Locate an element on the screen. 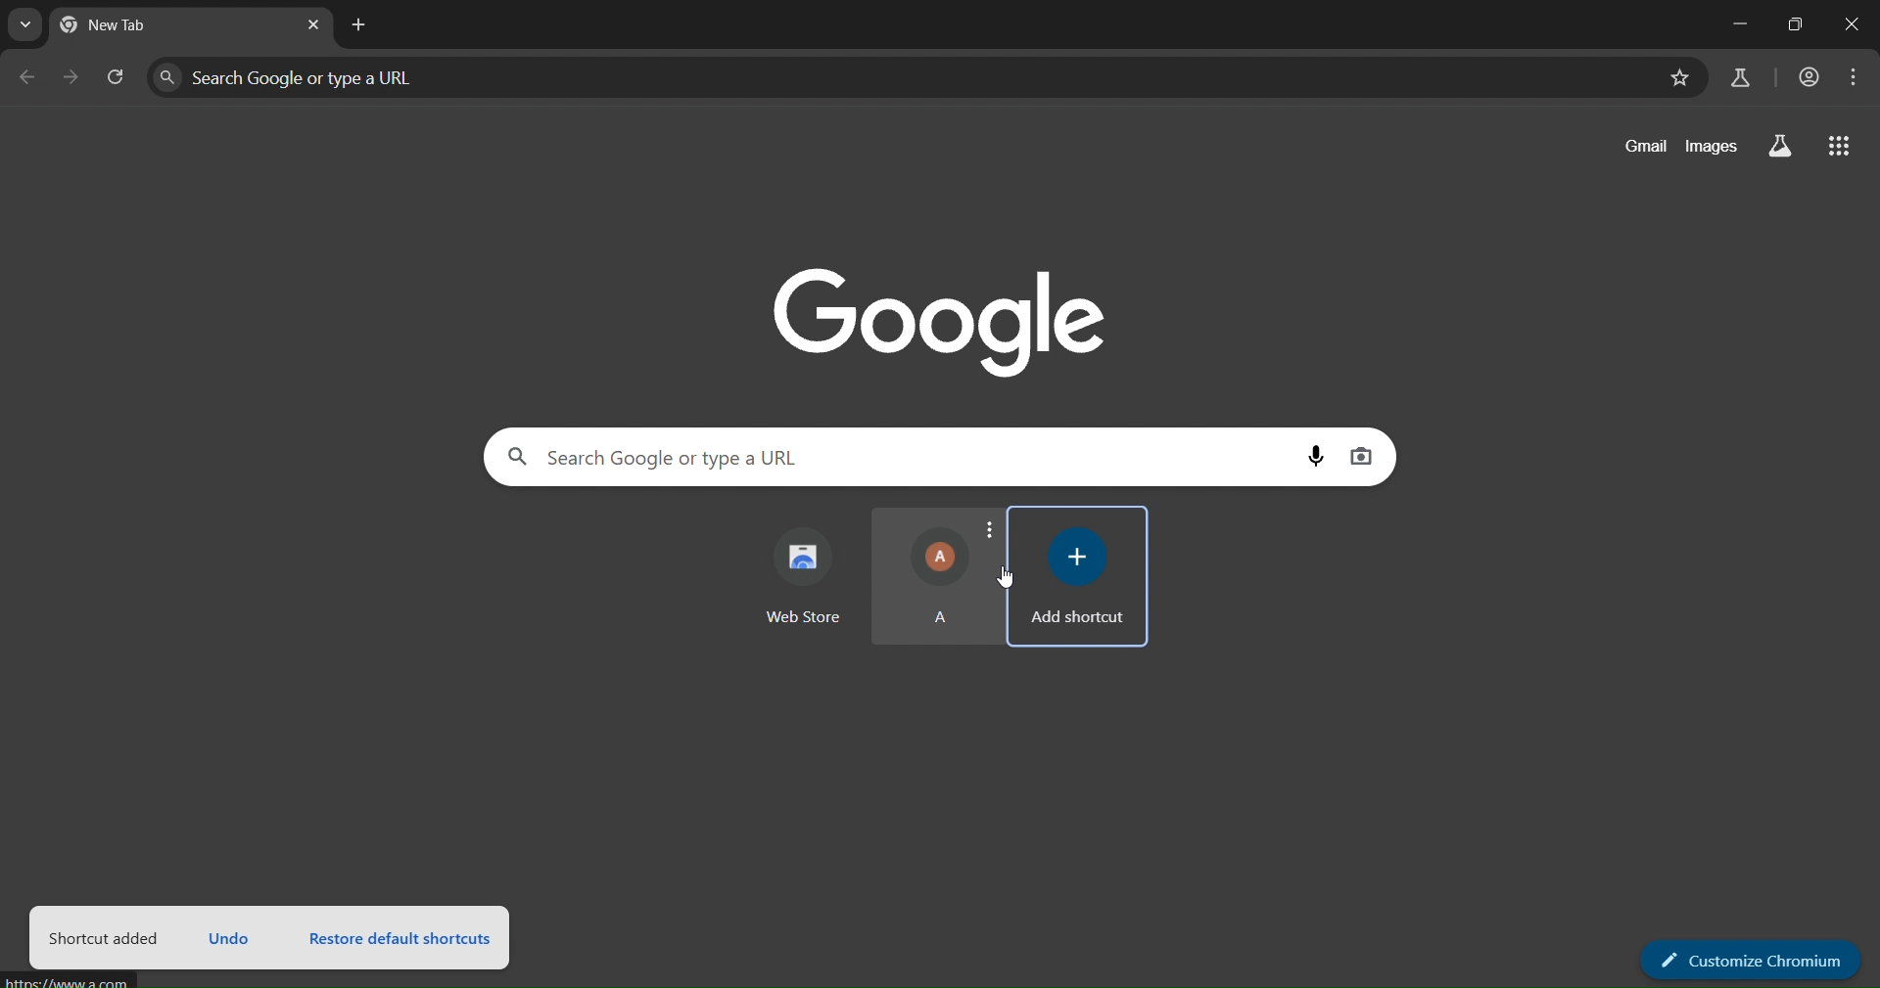  close is located at coordinates (1850, 24).